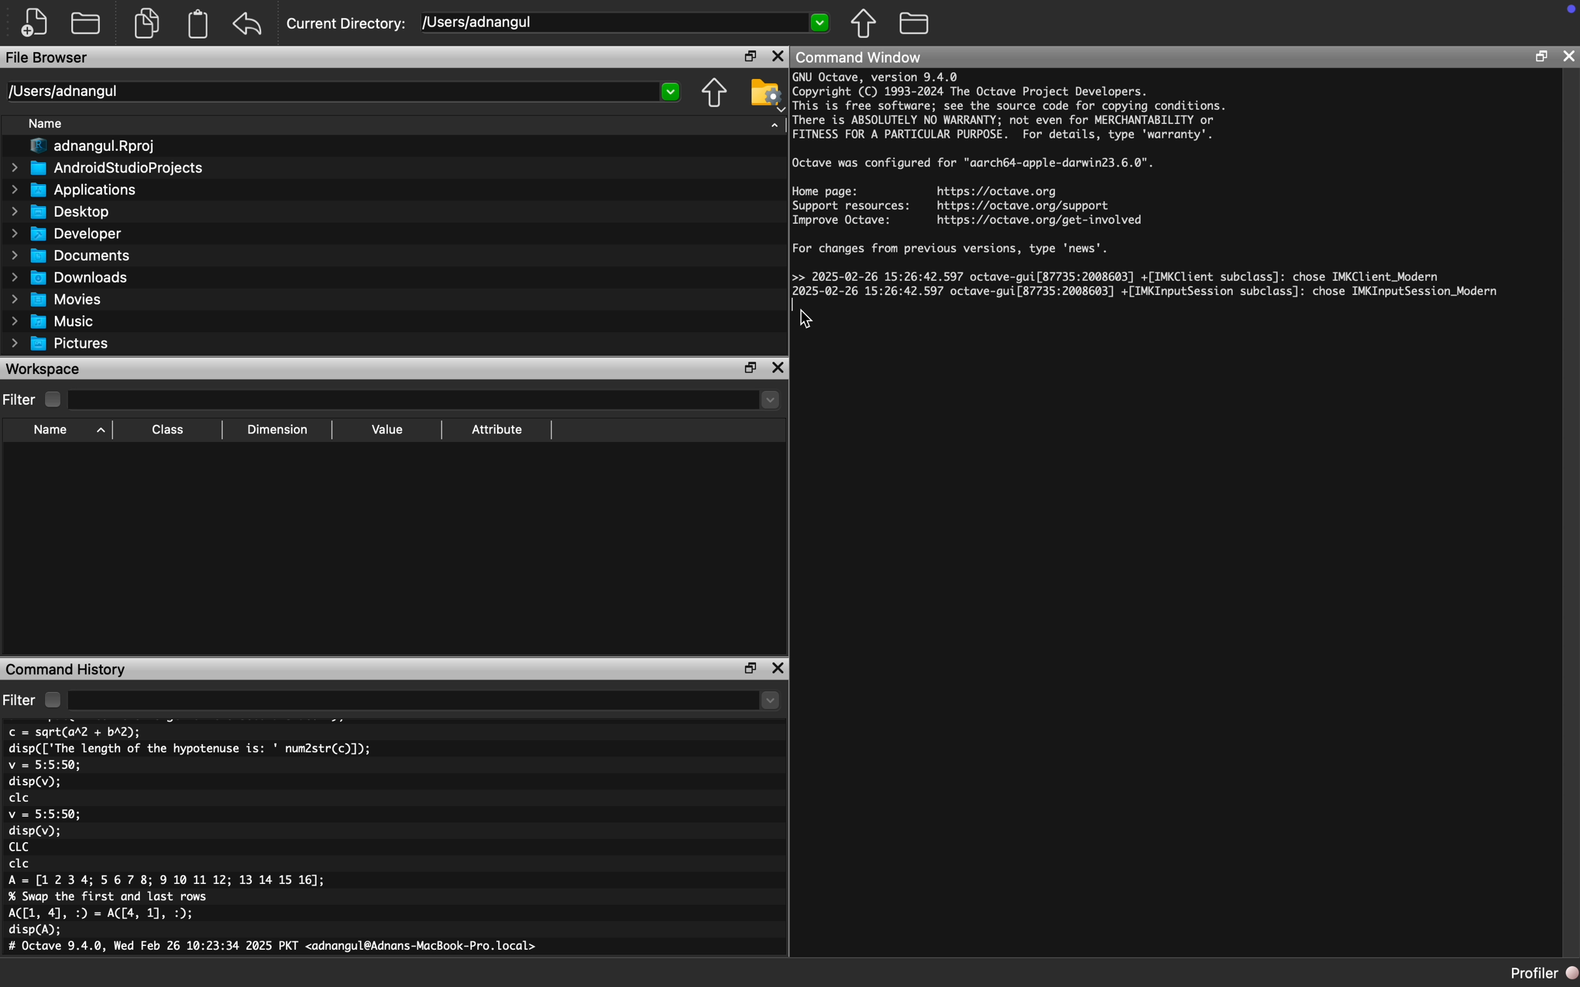  I want to click on /[Users/adnangul , so click(626, 24).